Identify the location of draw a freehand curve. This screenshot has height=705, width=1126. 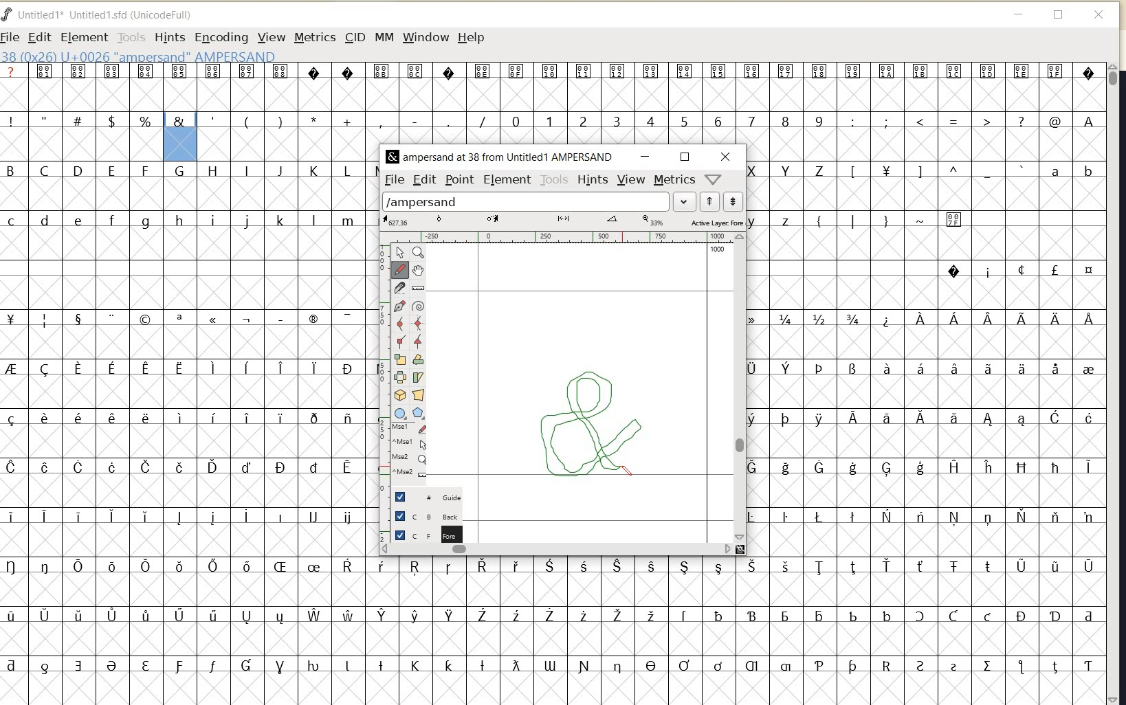
(401, 269).